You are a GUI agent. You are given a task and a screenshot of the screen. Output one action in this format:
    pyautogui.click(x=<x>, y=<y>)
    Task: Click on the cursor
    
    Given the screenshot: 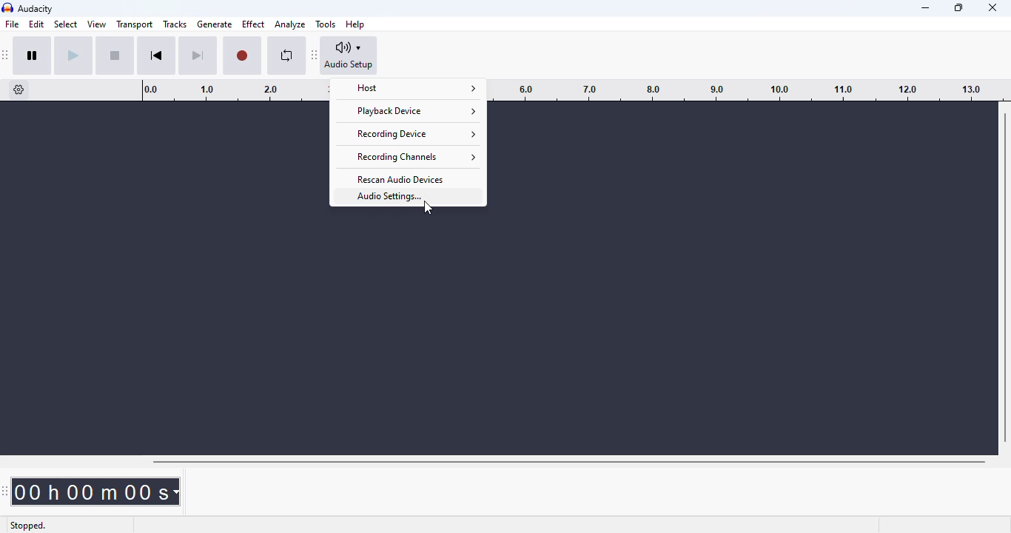 What is the action you would take?
    pyautogui.click(x=427, y=207)
    